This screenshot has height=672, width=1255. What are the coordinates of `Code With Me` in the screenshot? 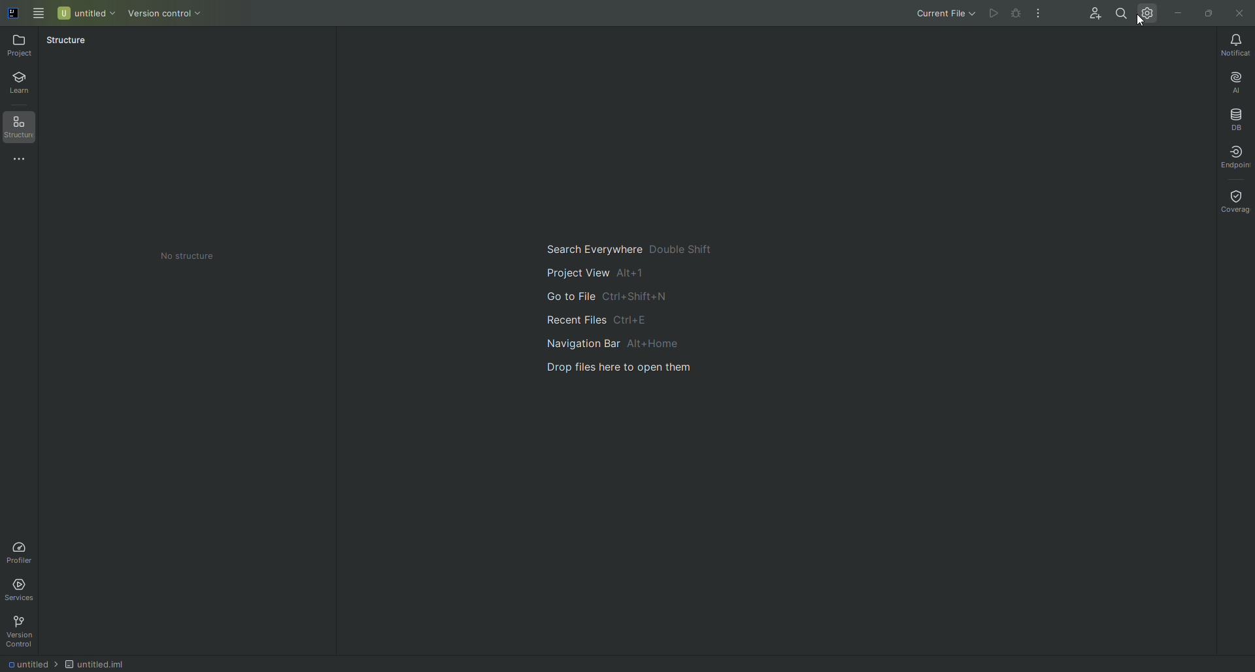 It's located at (1092, 10).